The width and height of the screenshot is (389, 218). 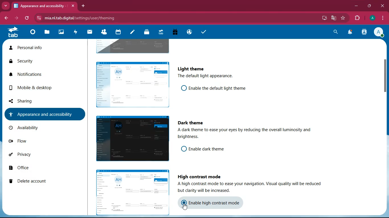 What do you see at coordinates (174, 32) in the screenshot?
I see `gift` at bounding box center [174, 32].